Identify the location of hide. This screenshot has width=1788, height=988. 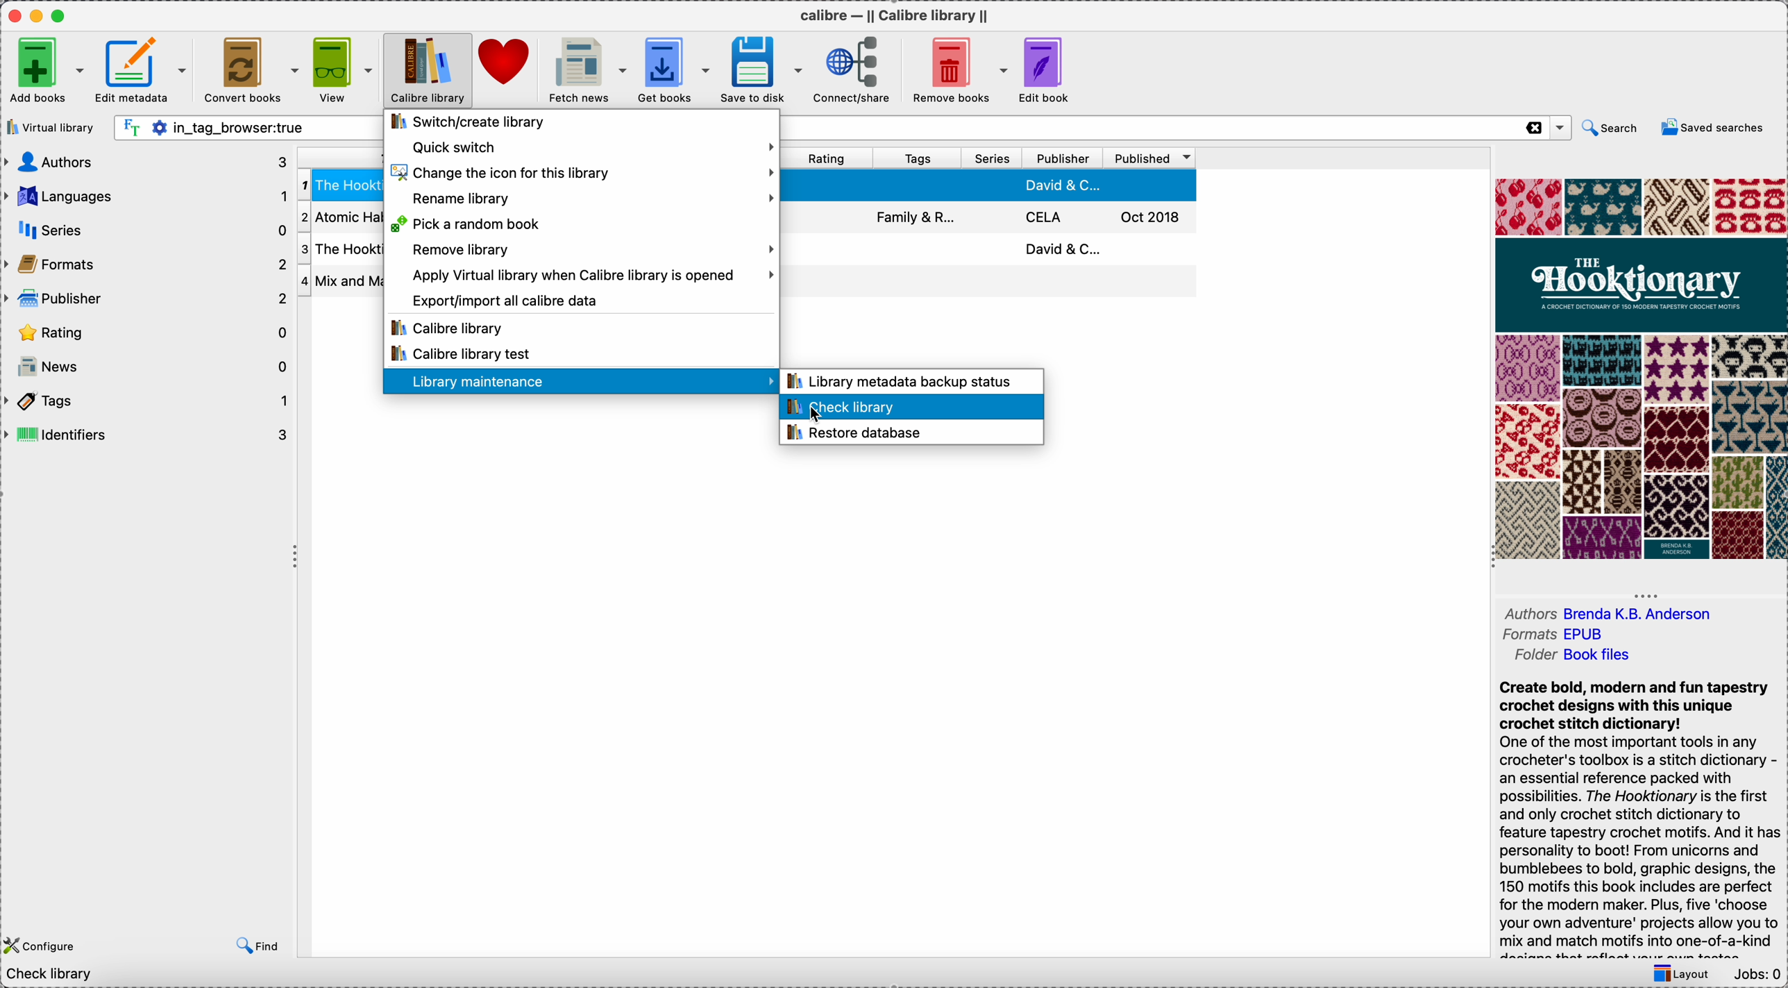
(294, 559).